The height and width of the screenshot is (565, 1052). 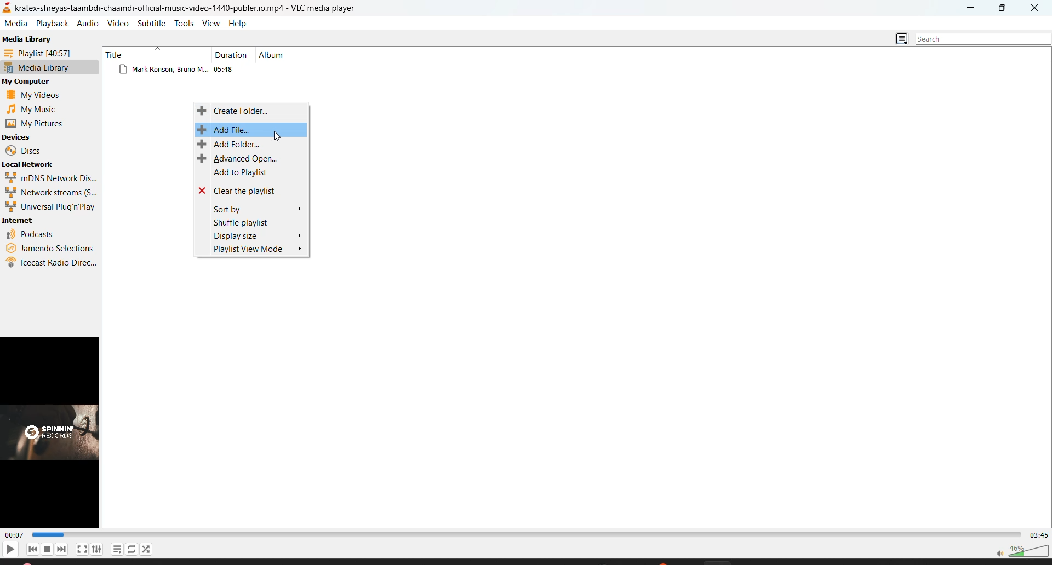 What do you see at coordinates (1022, 554) in the screenshot?
I see `volume` at bounding box center [1022, 554].